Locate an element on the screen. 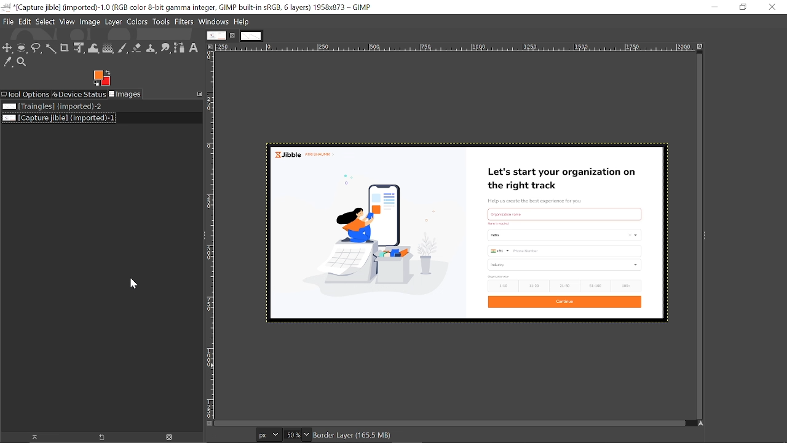  Raise the image display is located at coordinates (102, 437).